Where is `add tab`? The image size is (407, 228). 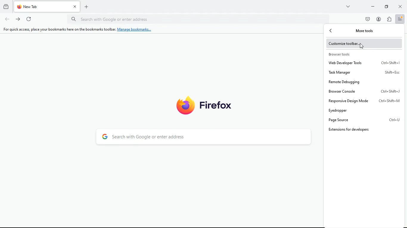
add tab is located at coordinates (87, 7).